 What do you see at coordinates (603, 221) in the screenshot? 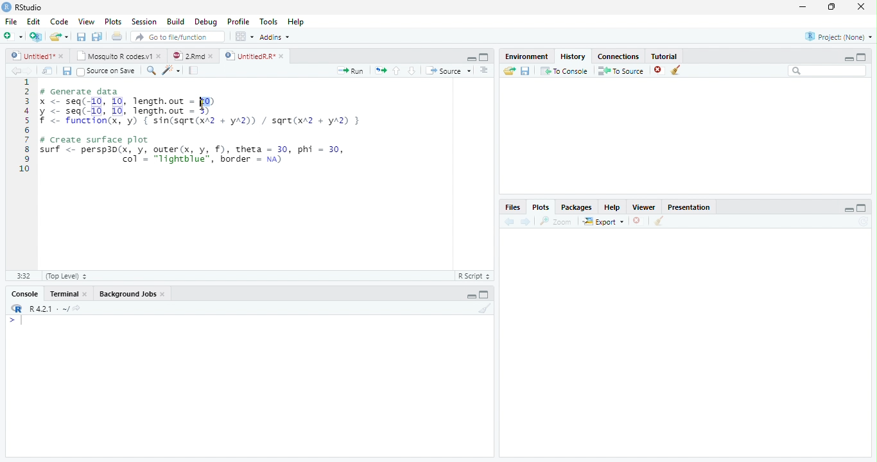
I see `Export` at bounding box center [603, 221].